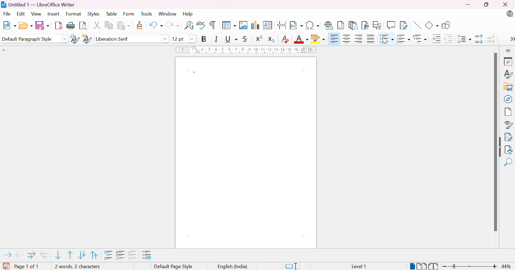 The height and width of the screenshot is (270, 515). Describe the element at coordinates (8, 255) in the screenshot. I see `Demote outline level` at that location.